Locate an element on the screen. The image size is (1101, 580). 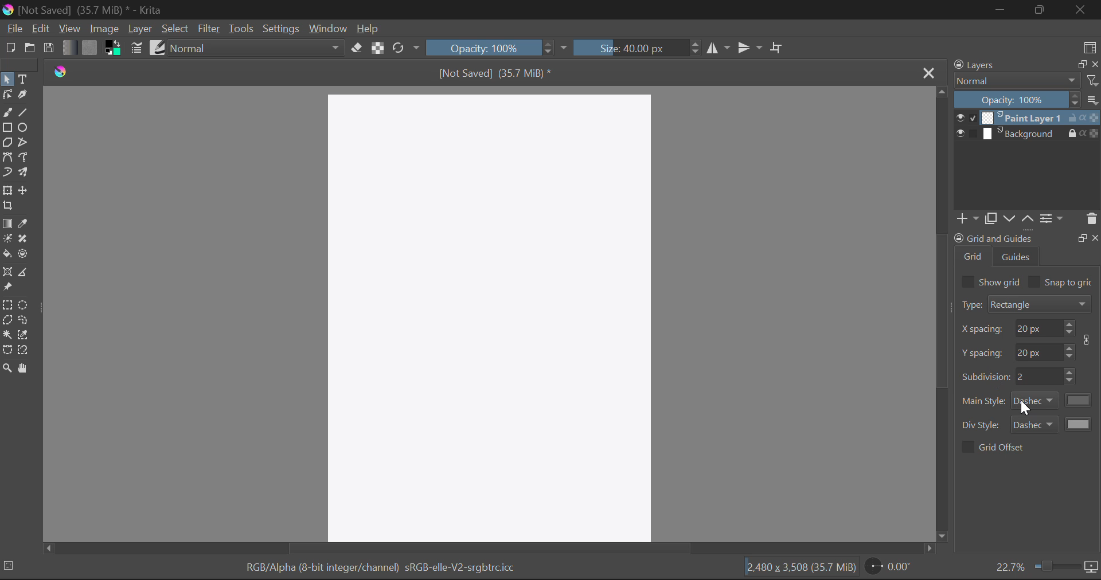
filter icon is located at coordinates (1092, 80).